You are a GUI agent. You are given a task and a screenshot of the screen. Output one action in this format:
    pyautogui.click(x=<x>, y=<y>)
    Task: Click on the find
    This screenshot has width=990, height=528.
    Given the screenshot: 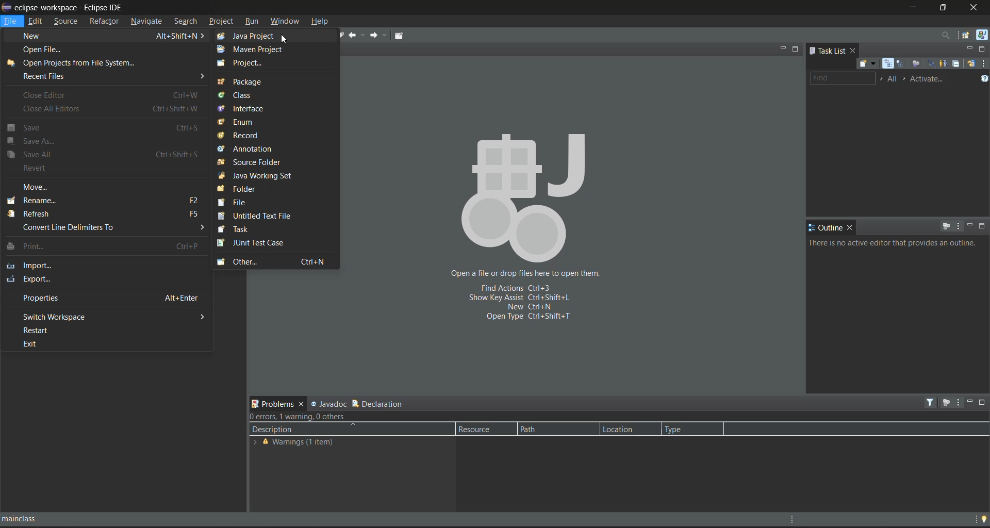 What is the action you would take?
    pyautogui.click(x=843, y=78)
    